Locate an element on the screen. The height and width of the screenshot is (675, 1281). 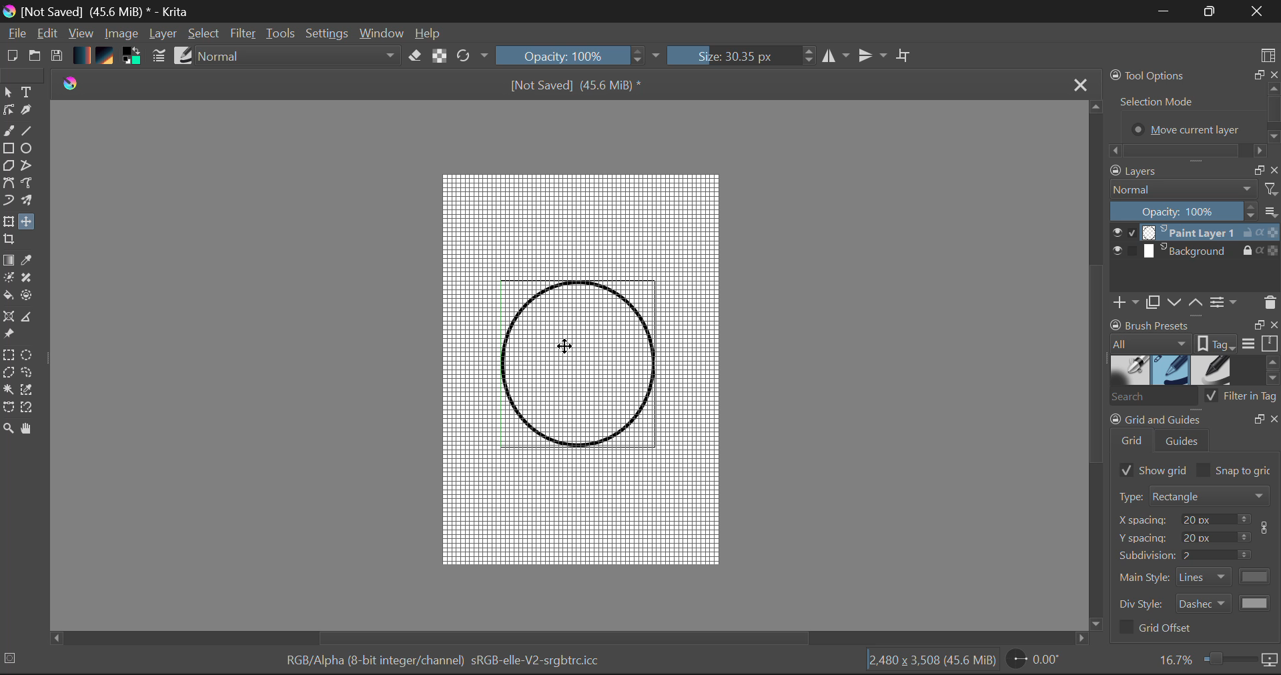
Bezier Curve is located at coordinates (8, 185).